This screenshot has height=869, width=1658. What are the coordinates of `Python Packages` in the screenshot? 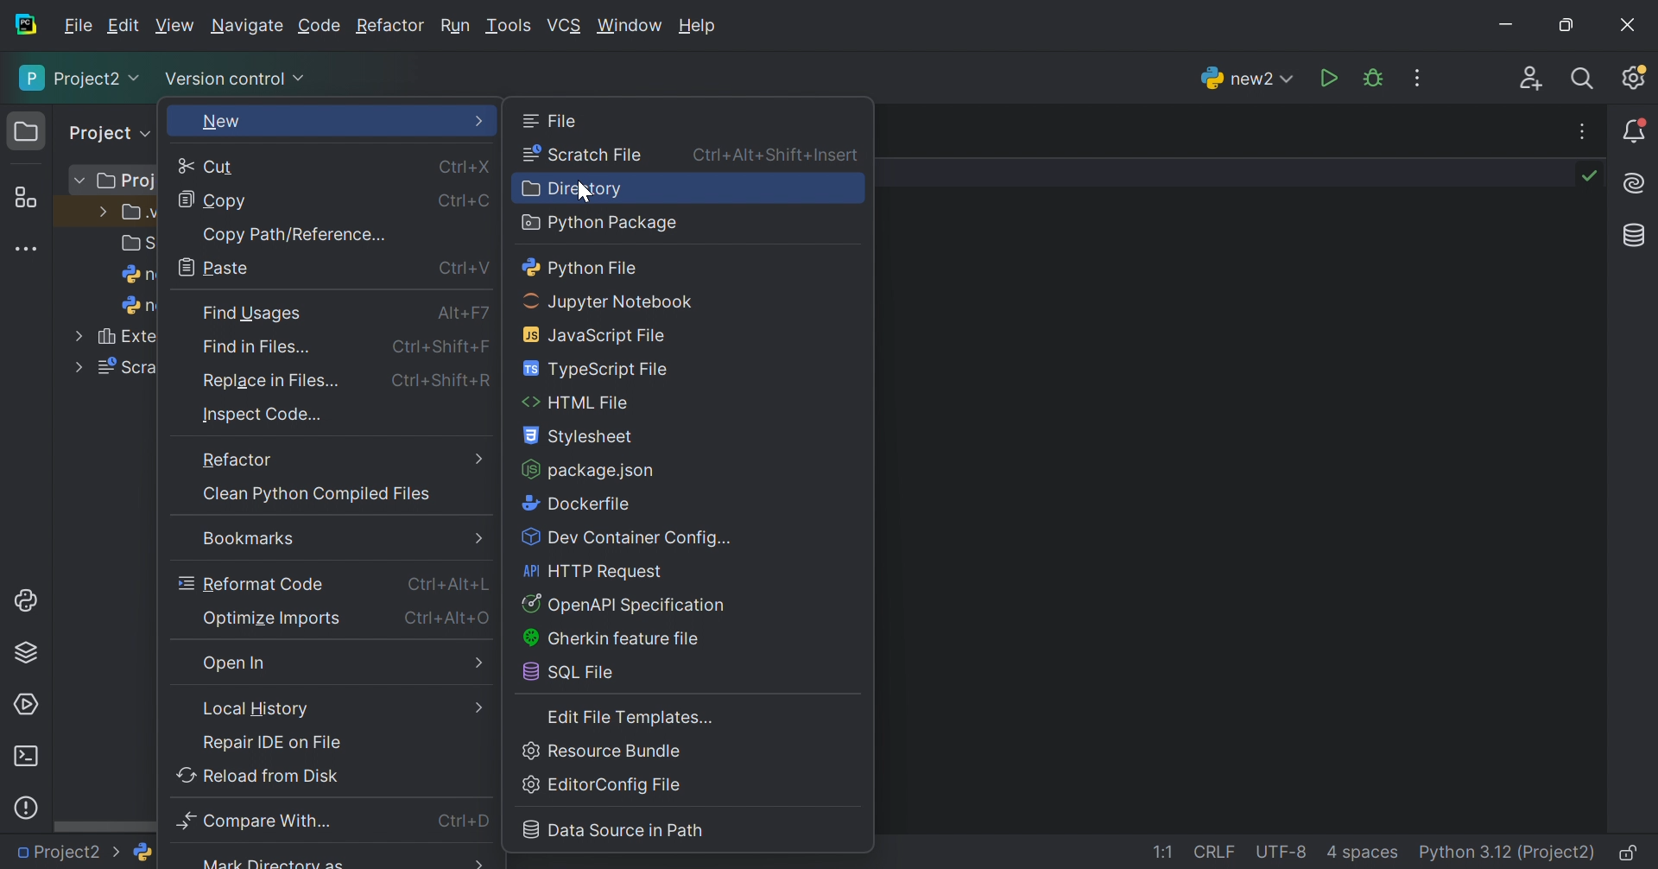 It's located at (26, 655).